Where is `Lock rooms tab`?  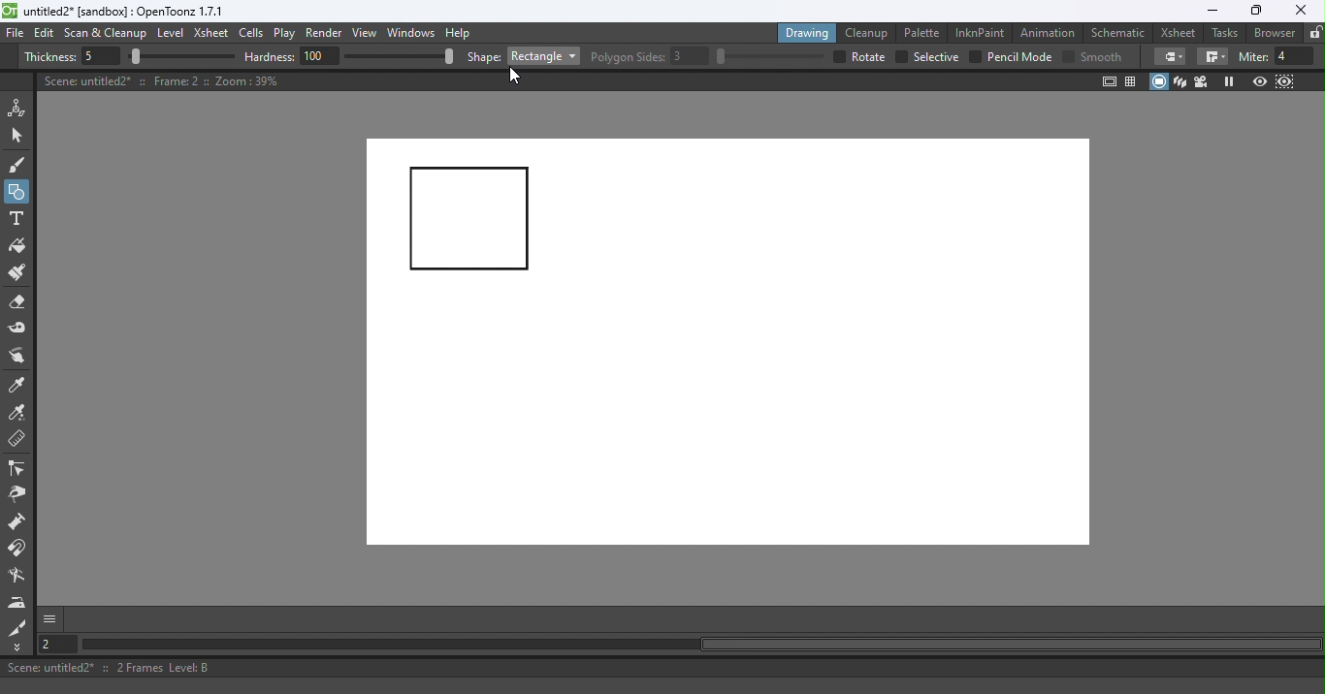
Lock rooms tab is located at coordinates (1315, 34).